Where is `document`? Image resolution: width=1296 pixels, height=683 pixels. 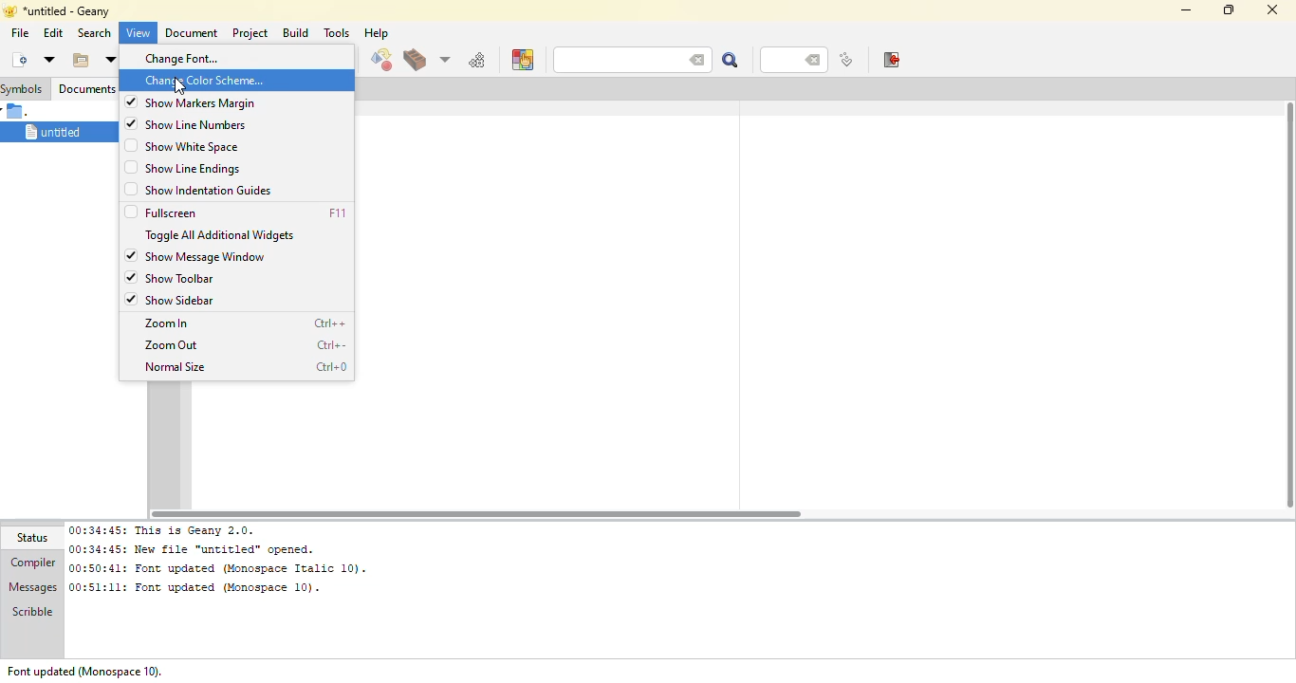
document is located at coordinates (189, 33).